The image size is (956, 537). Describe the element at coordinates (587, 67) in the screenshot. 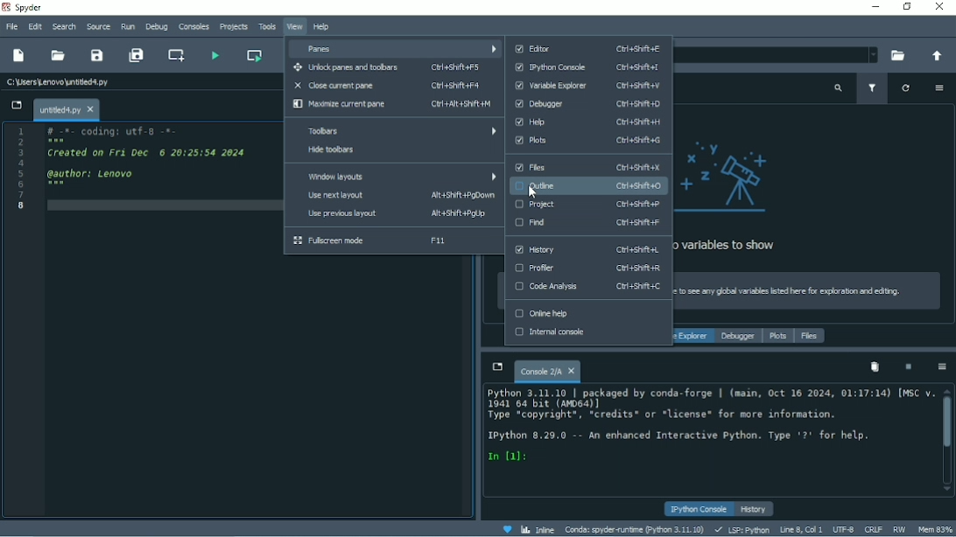

I see `IPhython console` at that location.